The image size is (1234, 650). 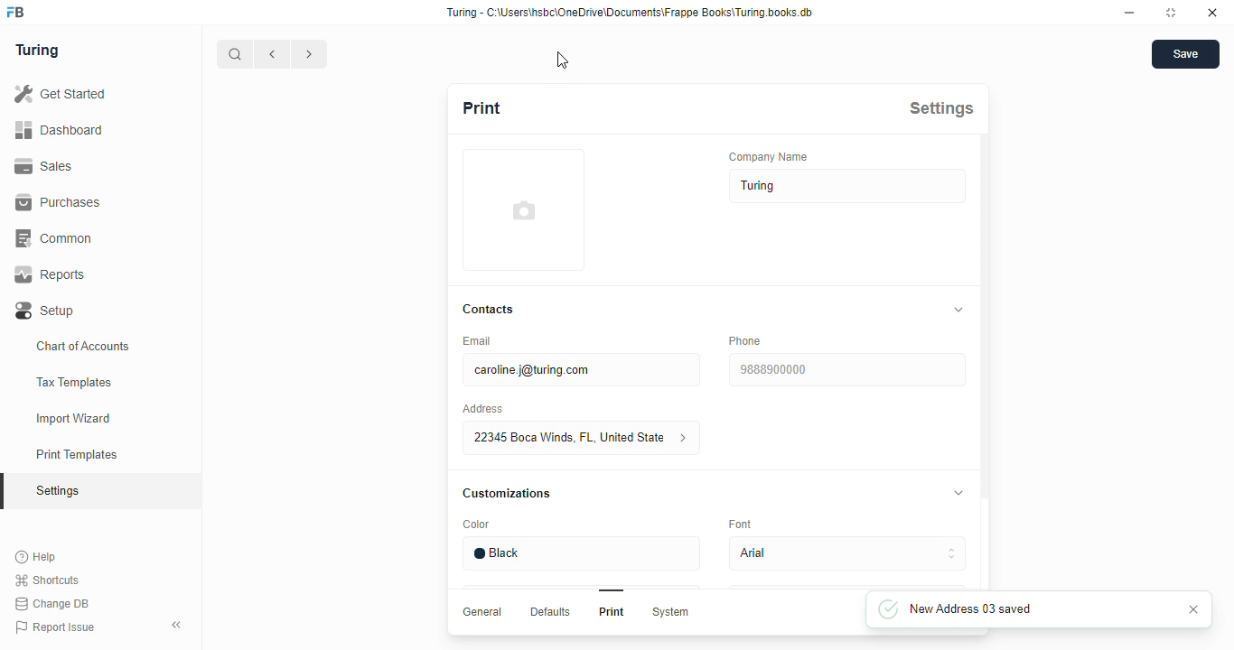 I want to click on new address 03 saved, so click(x=977, y=609).